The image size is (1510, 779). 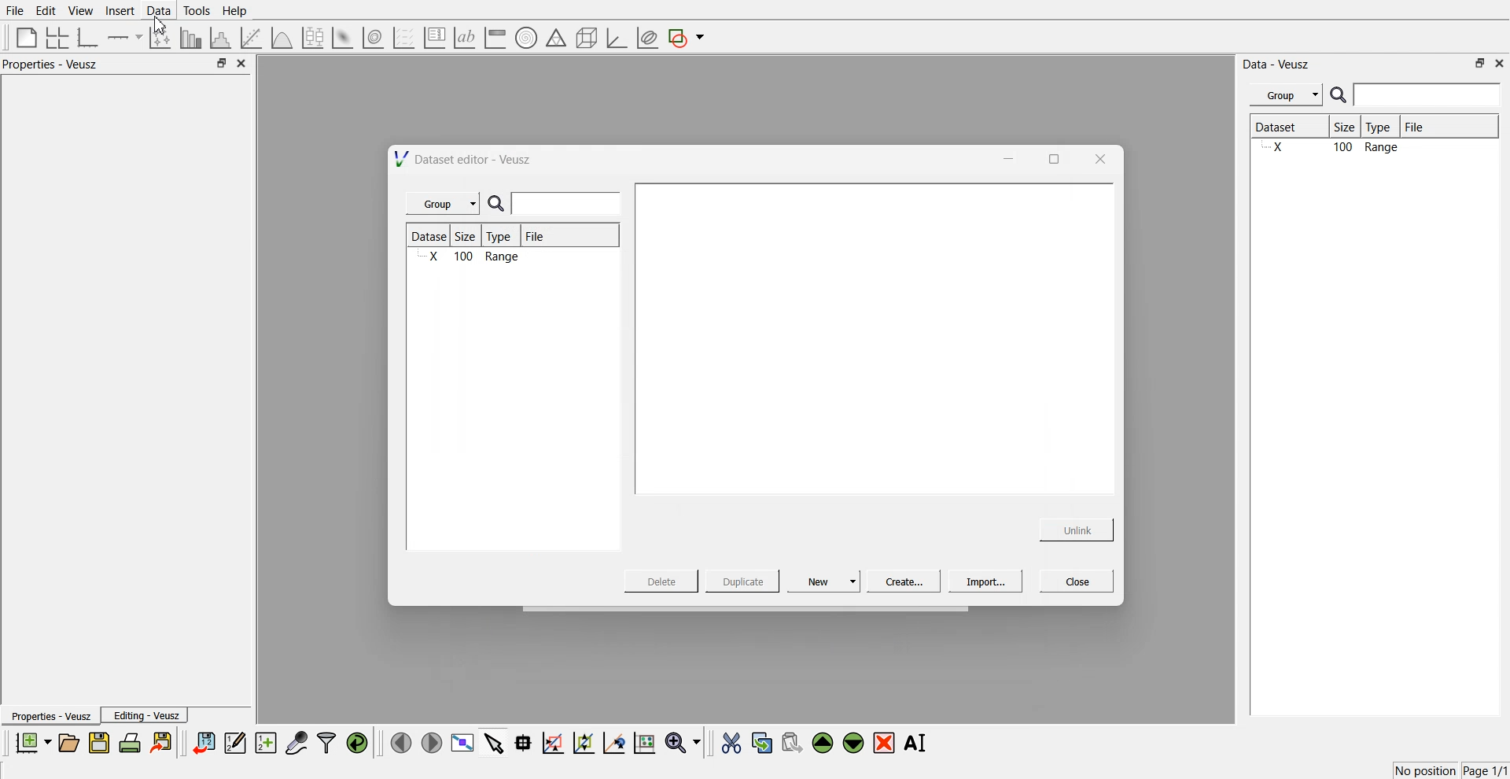 I want to click on plot a 2d data set as contour, so click(x=372, y=39).